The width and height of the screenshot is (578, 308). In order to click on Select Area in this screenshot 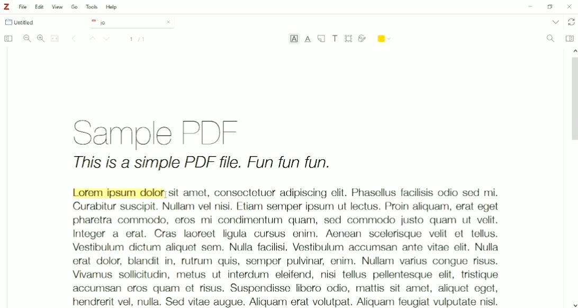, I will do `click(349, 38)`.